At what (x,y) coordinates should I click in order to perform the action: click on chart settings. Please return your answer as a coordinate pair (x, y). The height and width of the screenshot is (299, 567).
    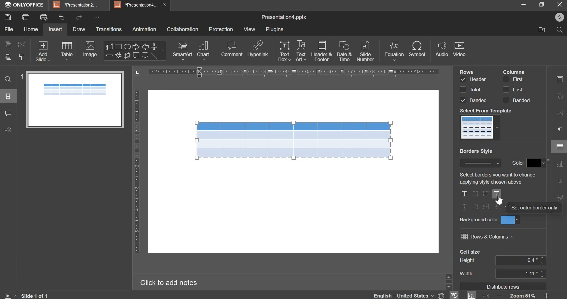
    Looking at the image, I should click on (561, 165).